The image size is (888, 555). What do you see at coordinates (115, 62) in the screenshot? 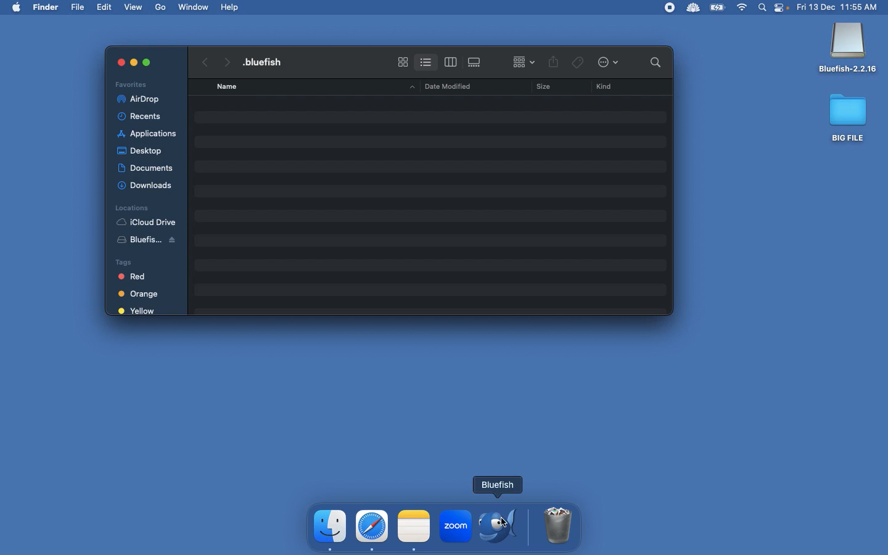
I see `close` at bounding box center [115, 62].